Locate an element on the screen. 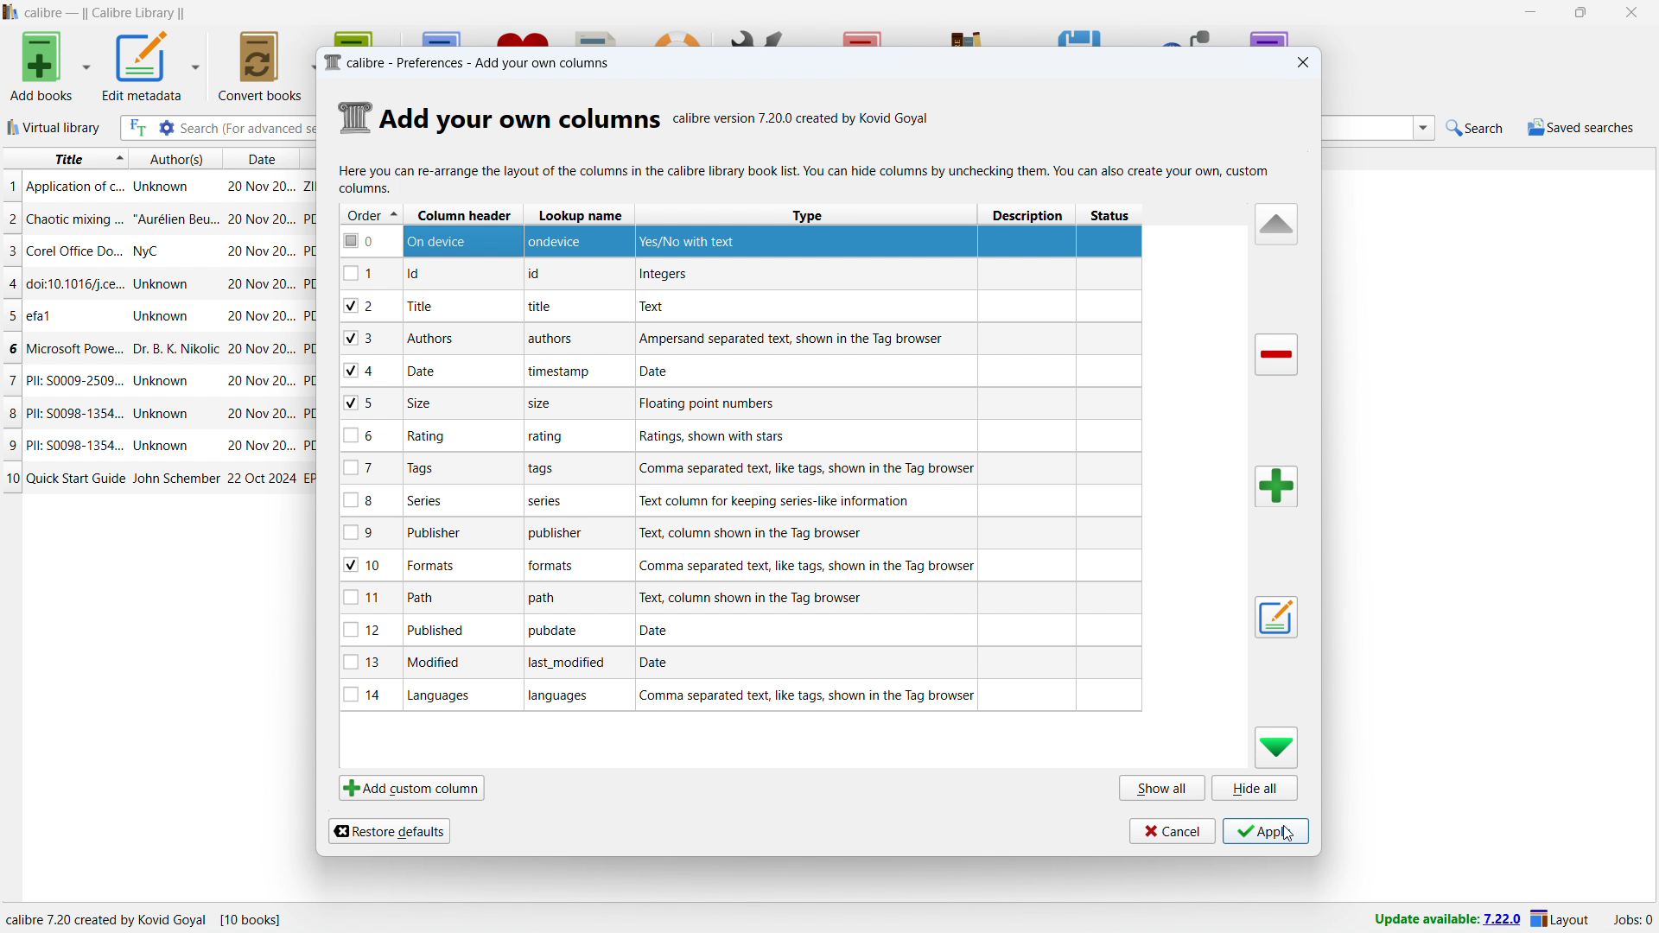 The height and width of the screenshot is (933, 1659). 6 is located at coordinates (10, 348).